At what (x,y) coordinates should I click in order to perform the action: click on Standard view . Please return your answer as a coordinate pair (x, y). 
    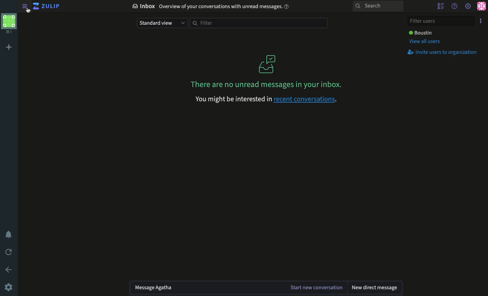
    Looking at the image, I should click on (162, 23).